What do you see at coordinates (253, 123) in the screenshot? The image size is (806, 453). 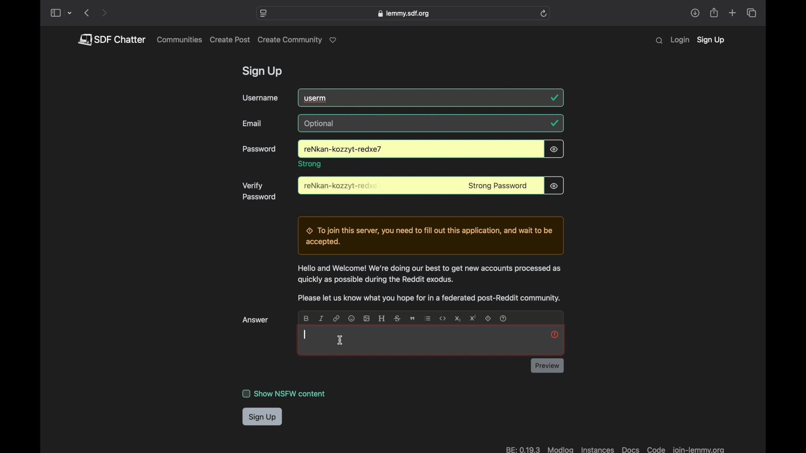 I see `email` at bounding box center [253, 123].